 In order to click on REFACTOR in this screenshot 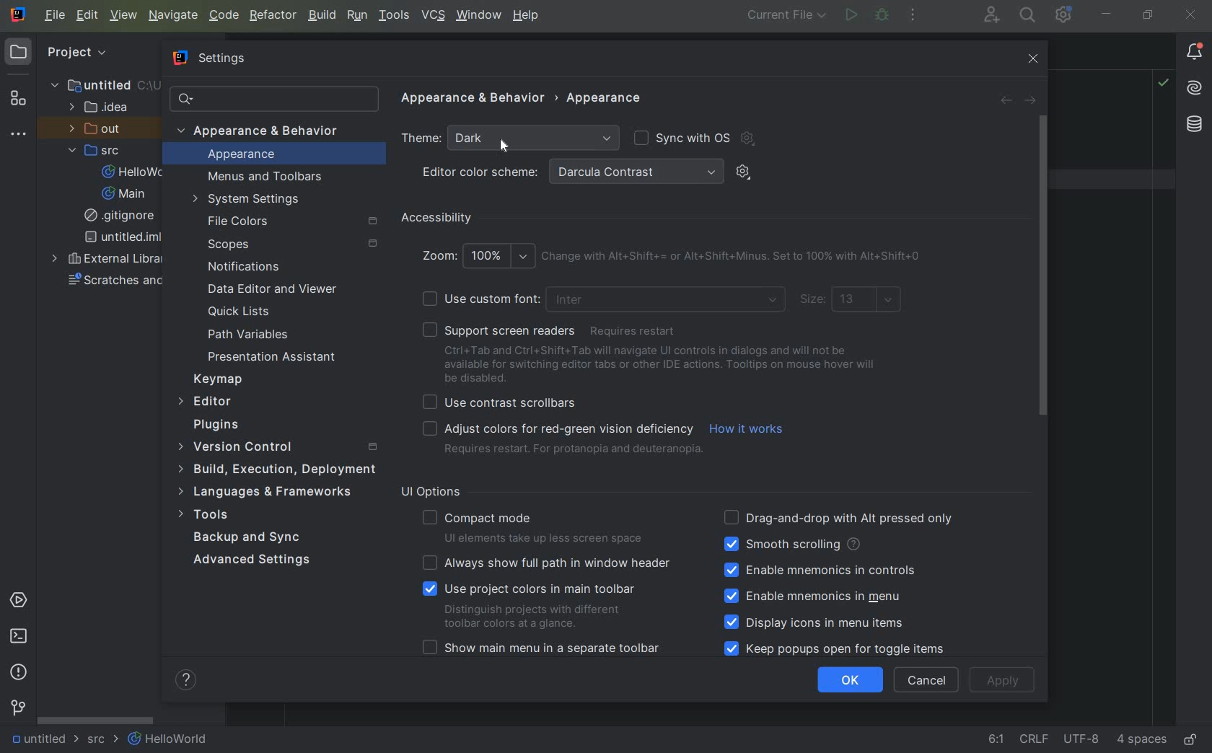, I will do `click(274, 15)`.